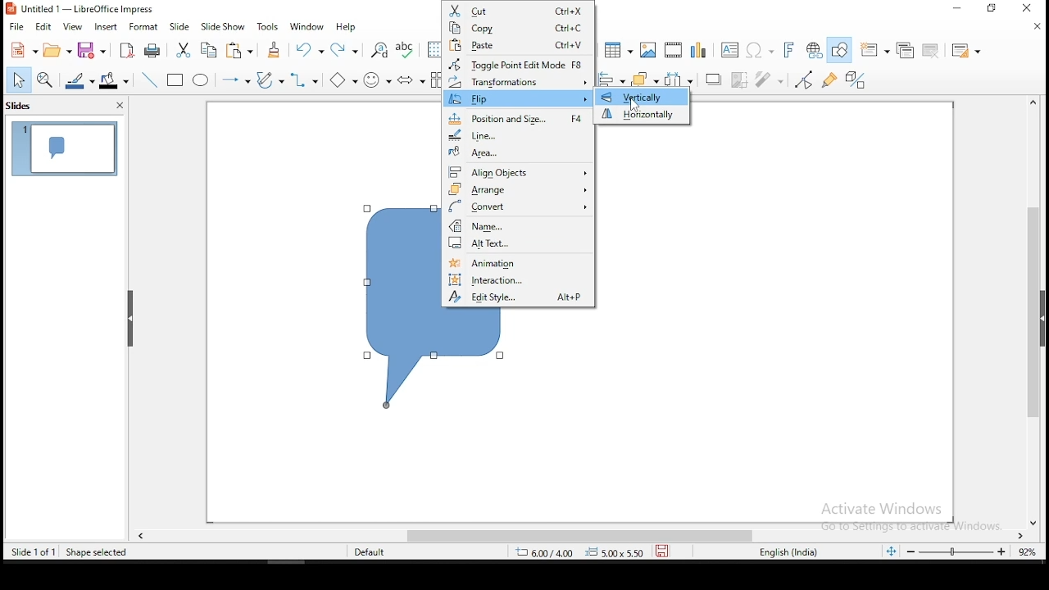 This screenshot has width=1049, height=590. I want to click on copy, so click(211, 49).